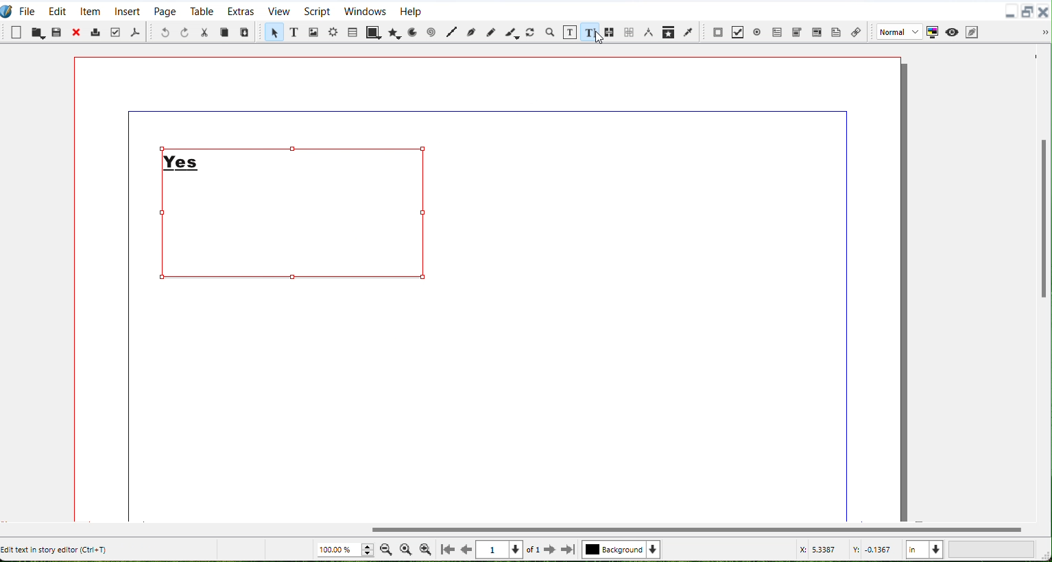 The width and height of the screenshot is (1052, 562). What do you see at coordinates (165, 32) in the screenshot?
I see `Undo` at bounding box center [165, 32].